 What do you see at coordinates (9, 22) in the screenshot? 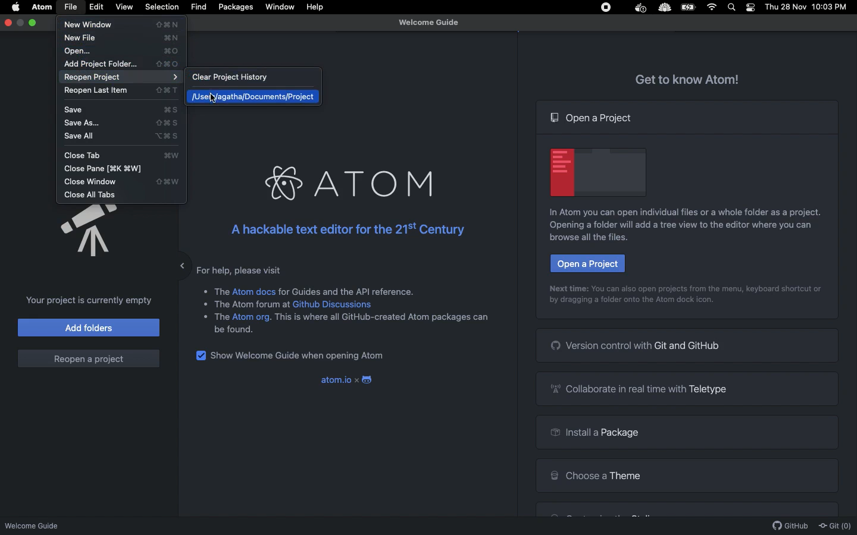
I see `Close` at bounding box center [9, 22].